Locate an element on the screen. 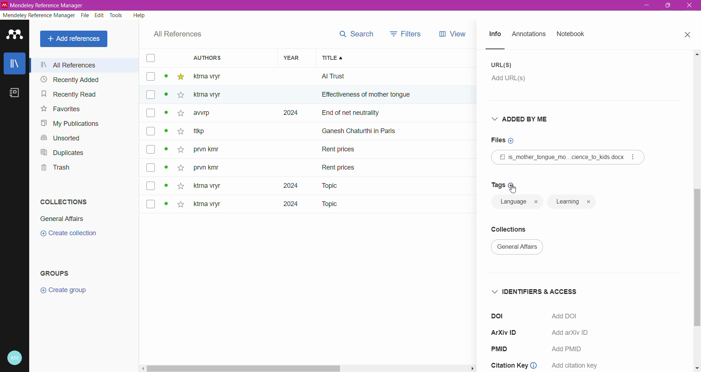 The image size is (701, 372). star is located at coordinates (180, 77).